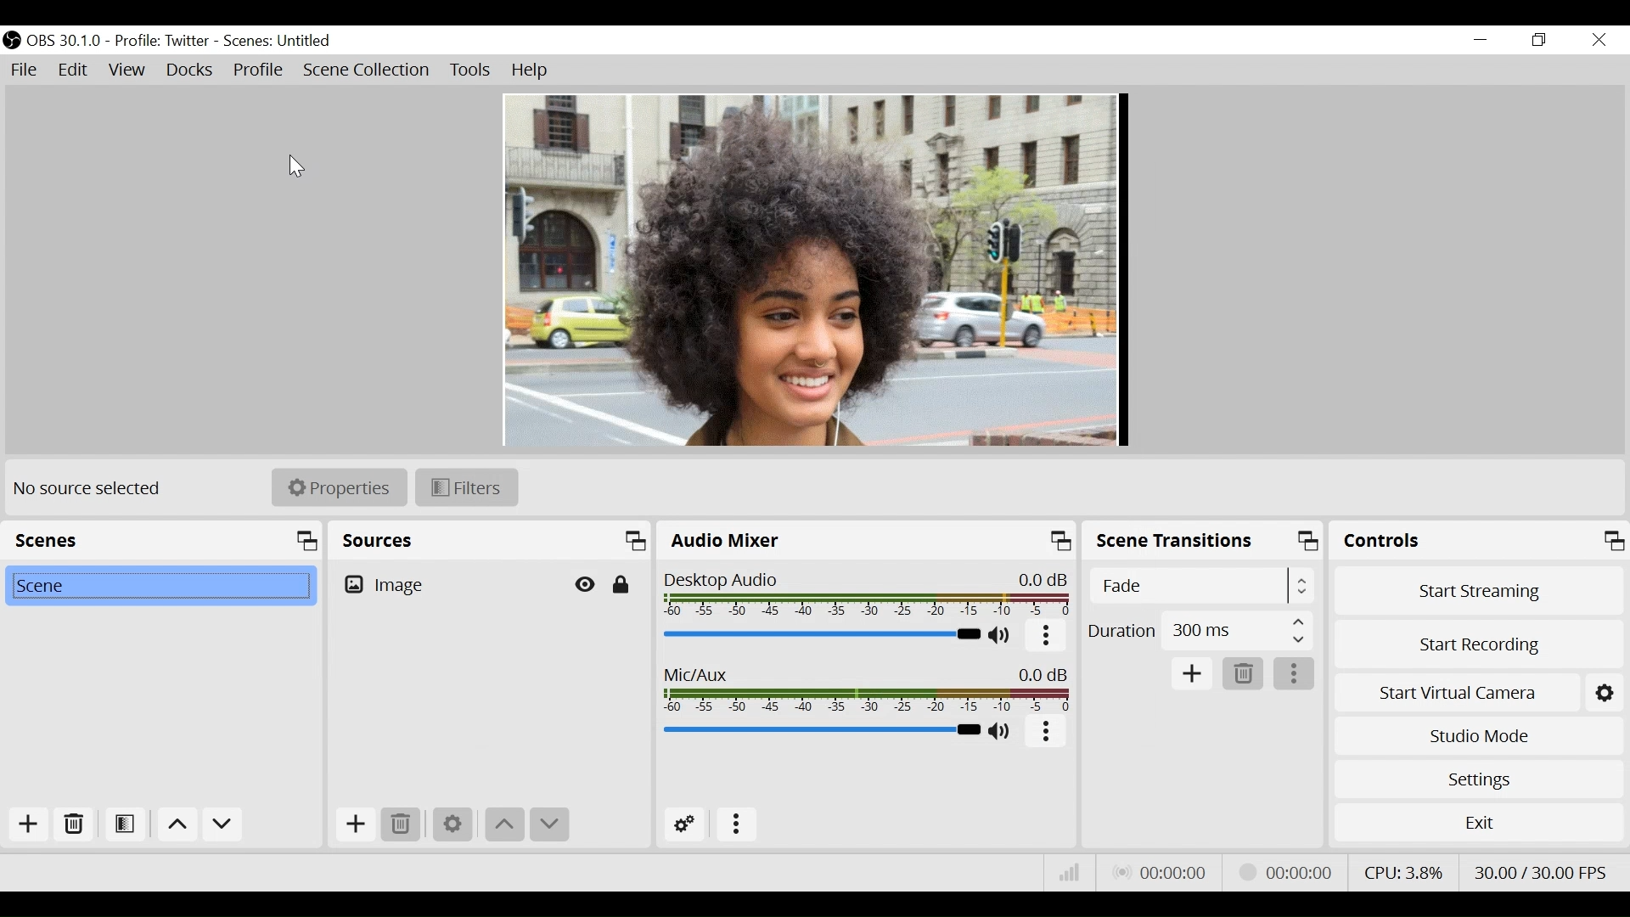  Describe the element at coordinates (223, 825) in the screenshot. I see `move down` at that location.